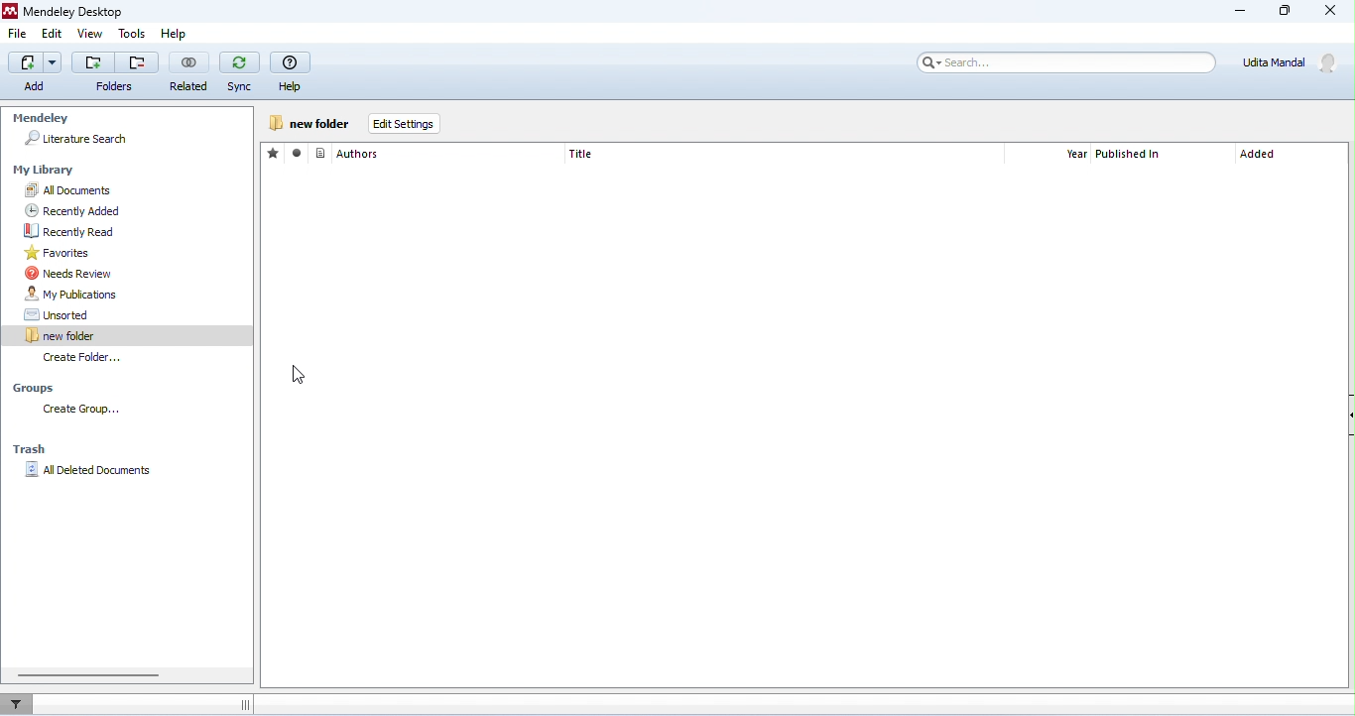 This screenshot has width=1355, height=716. Describe the element at coordinates (47, 171) in the screenshot. I see `my library` at that location.